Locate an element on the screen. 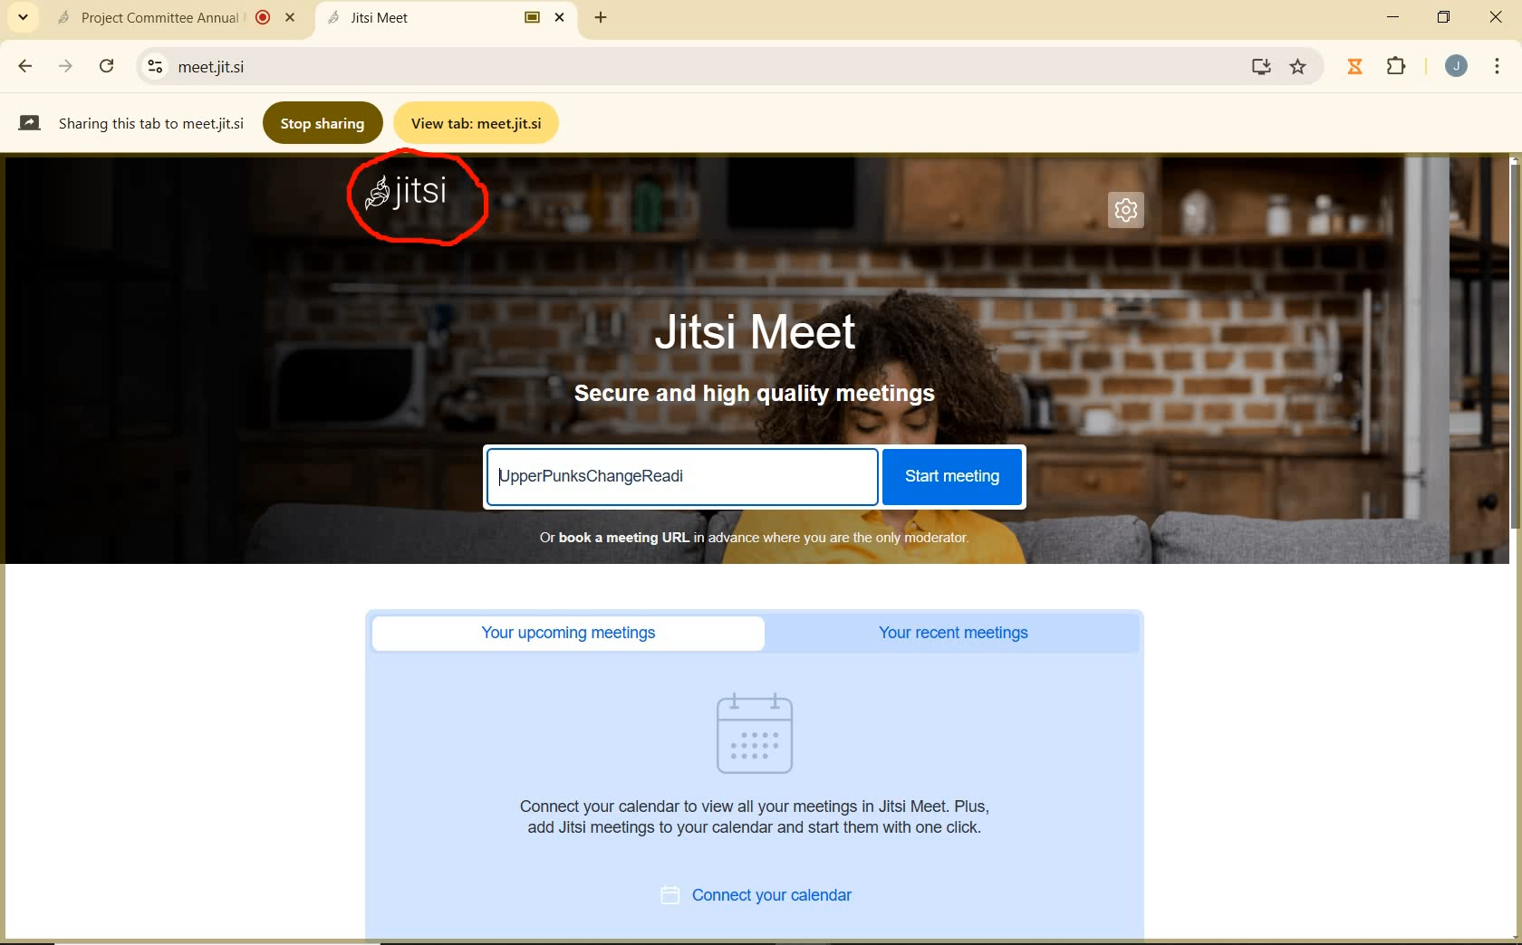 The image size is (1522, 945). FORWARD is located at coordinates (68, 66).